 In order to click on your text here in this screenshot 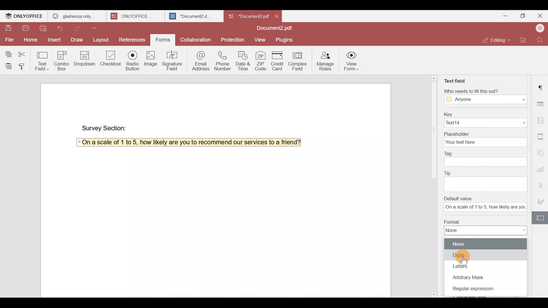, I will do `click(484, 142)`.